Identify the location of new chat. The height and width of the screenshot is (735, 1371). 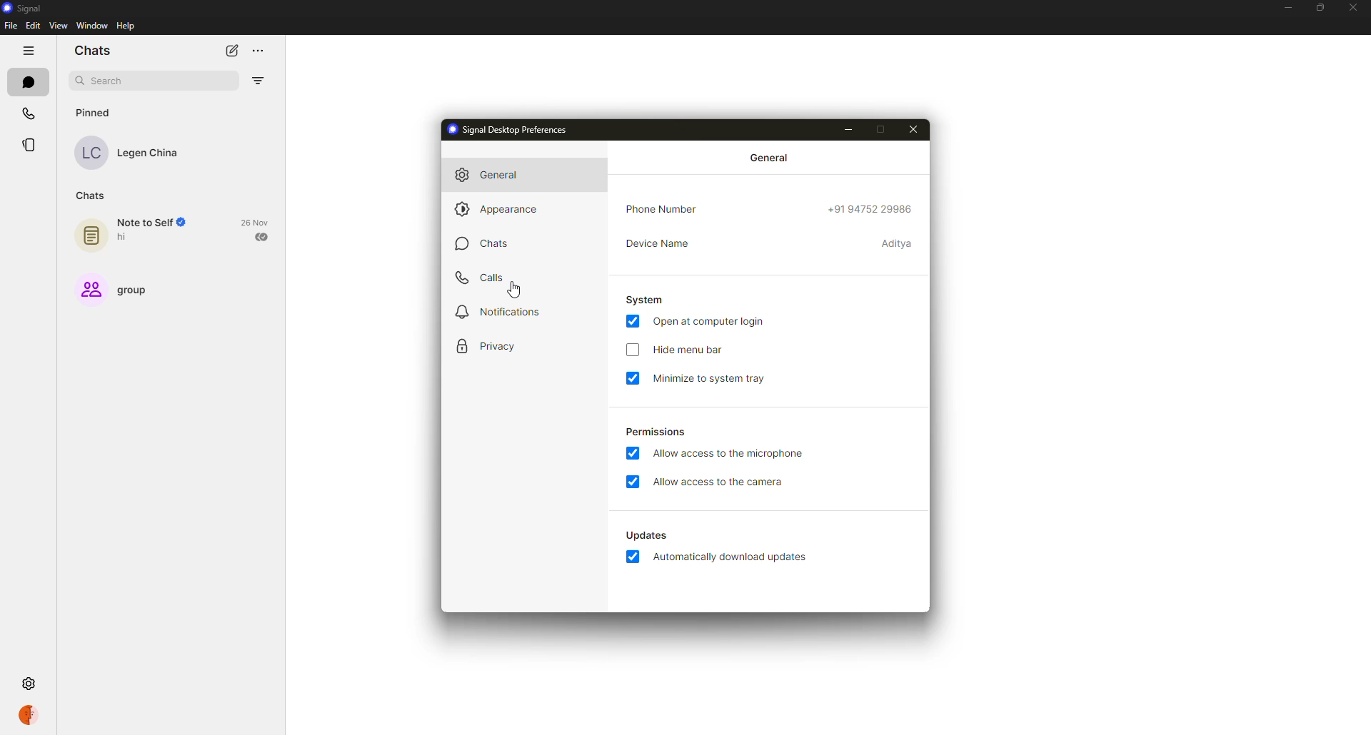
(233, 51).